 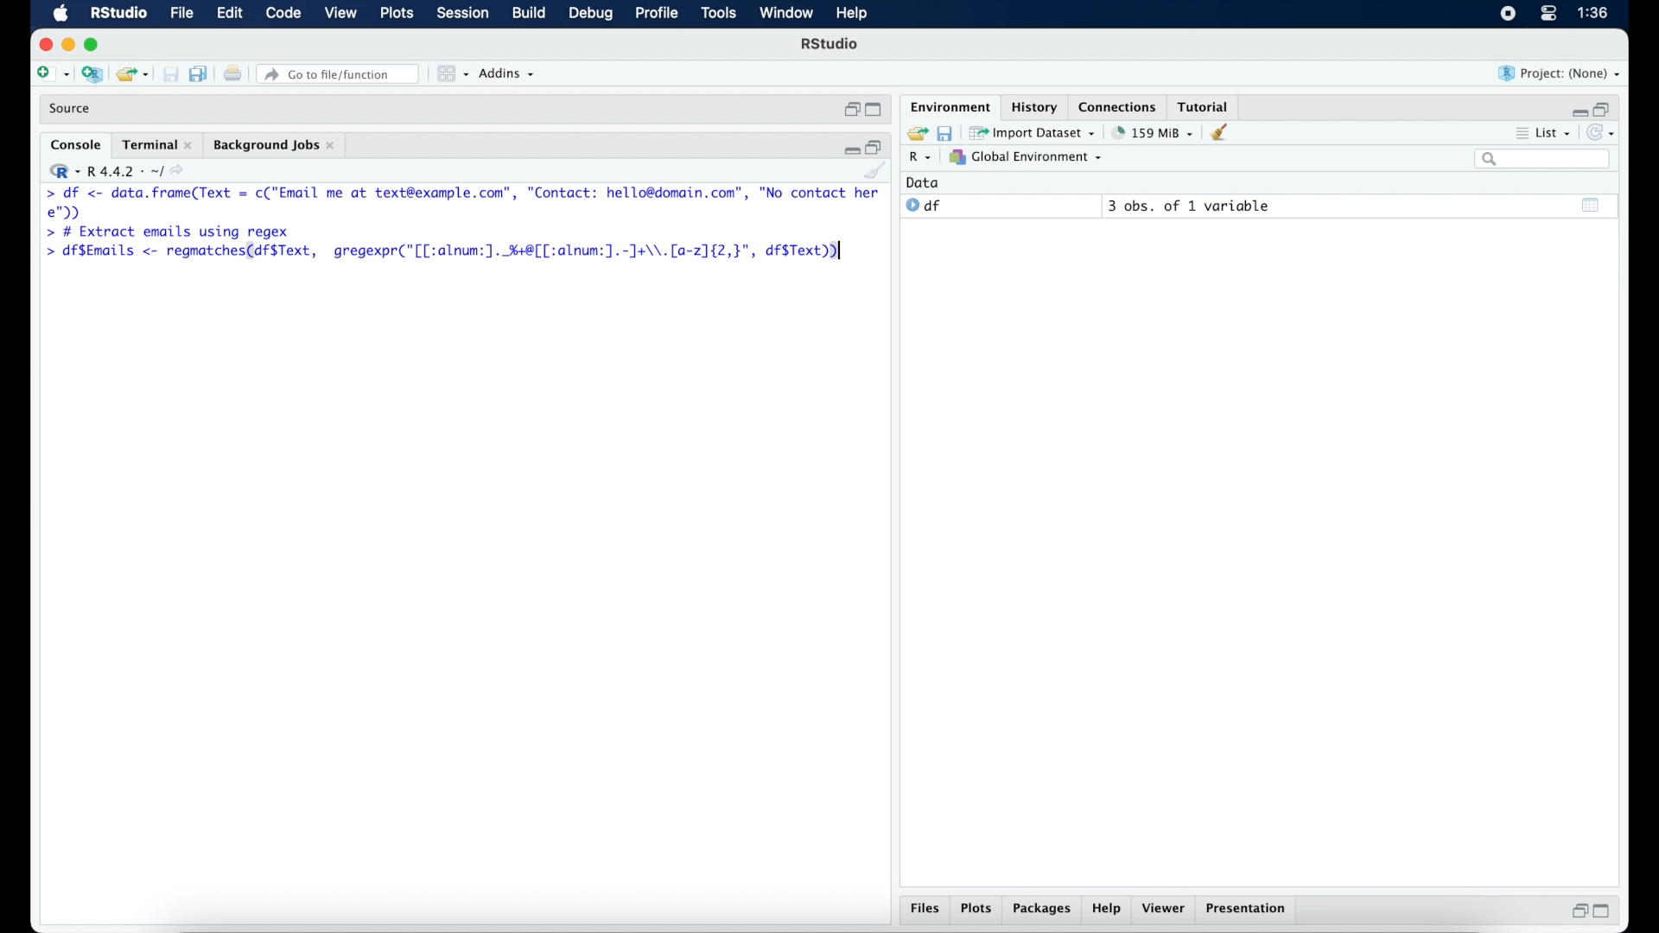 What do you see at coordinates (876, 172) in the screenshot?
I see `clear console` at bounding box center [876, 172].